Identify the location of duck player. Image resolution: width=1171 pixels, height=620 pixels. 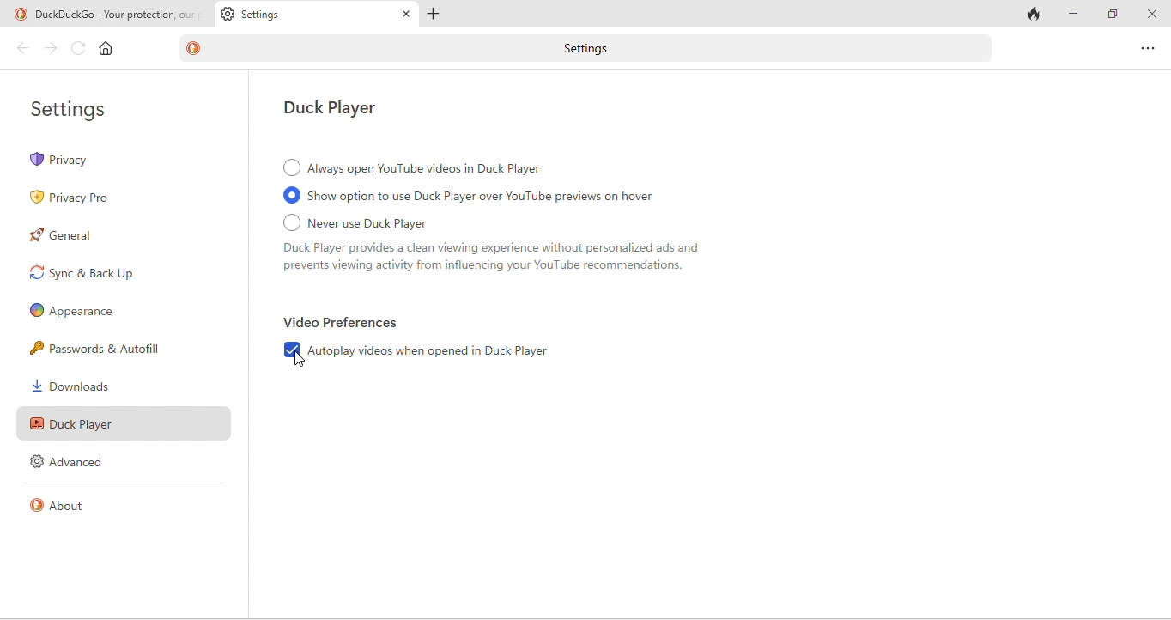
(121, 421).